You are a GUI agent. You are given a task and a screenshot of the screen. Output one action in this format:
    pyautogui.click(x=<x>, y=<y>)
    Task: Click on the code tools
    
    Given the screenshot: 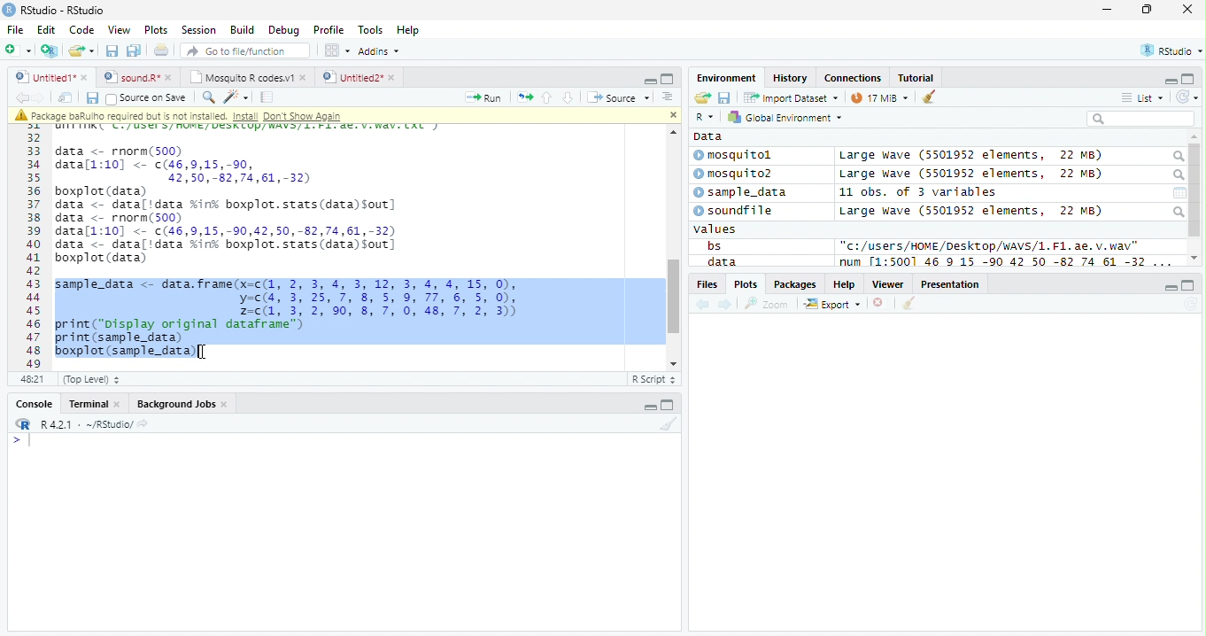 What is the action you would take?
    pyautogui.click(x=236, y=97)
    